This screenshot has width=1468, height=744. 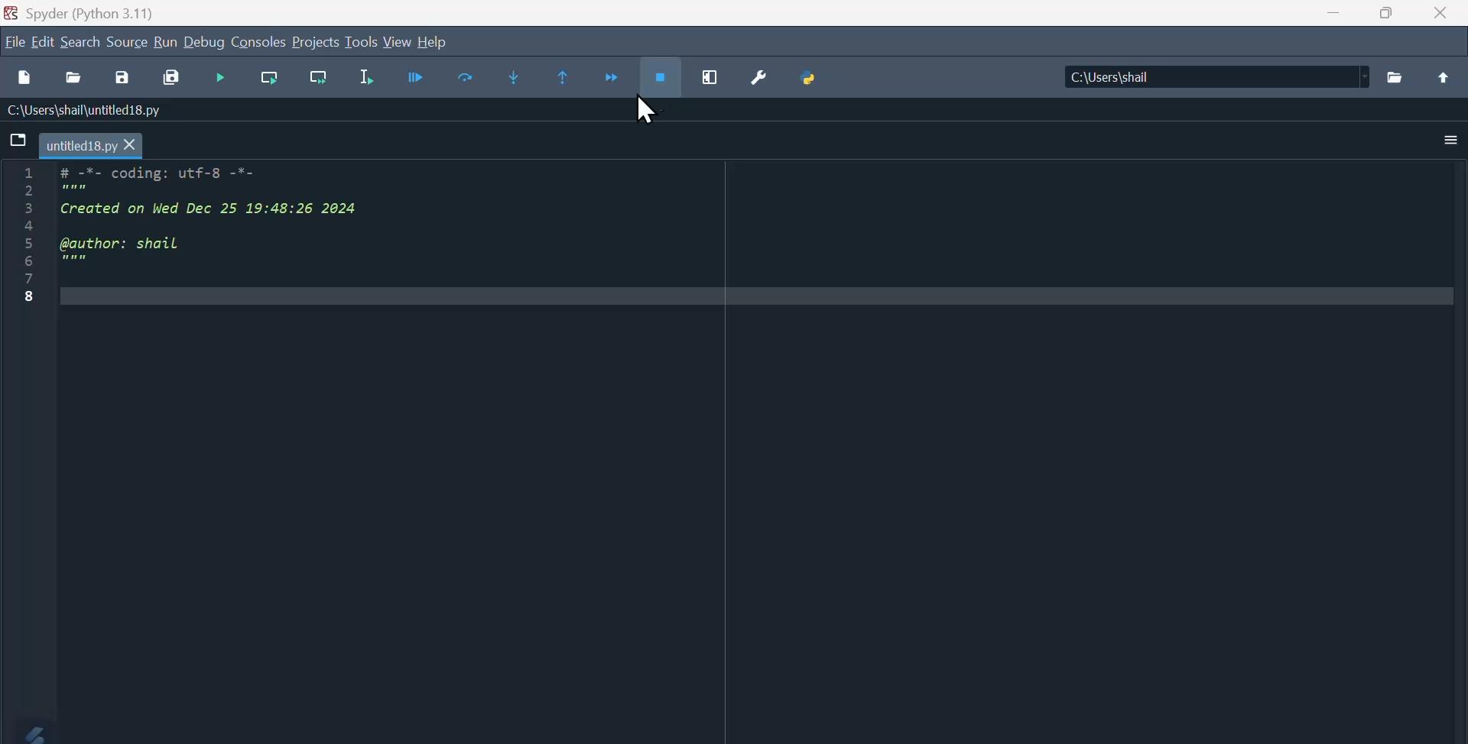 What do you see at coordinates (414, 79) in the screenshot?
I see `Debug file` at bounding box center [414, 79].